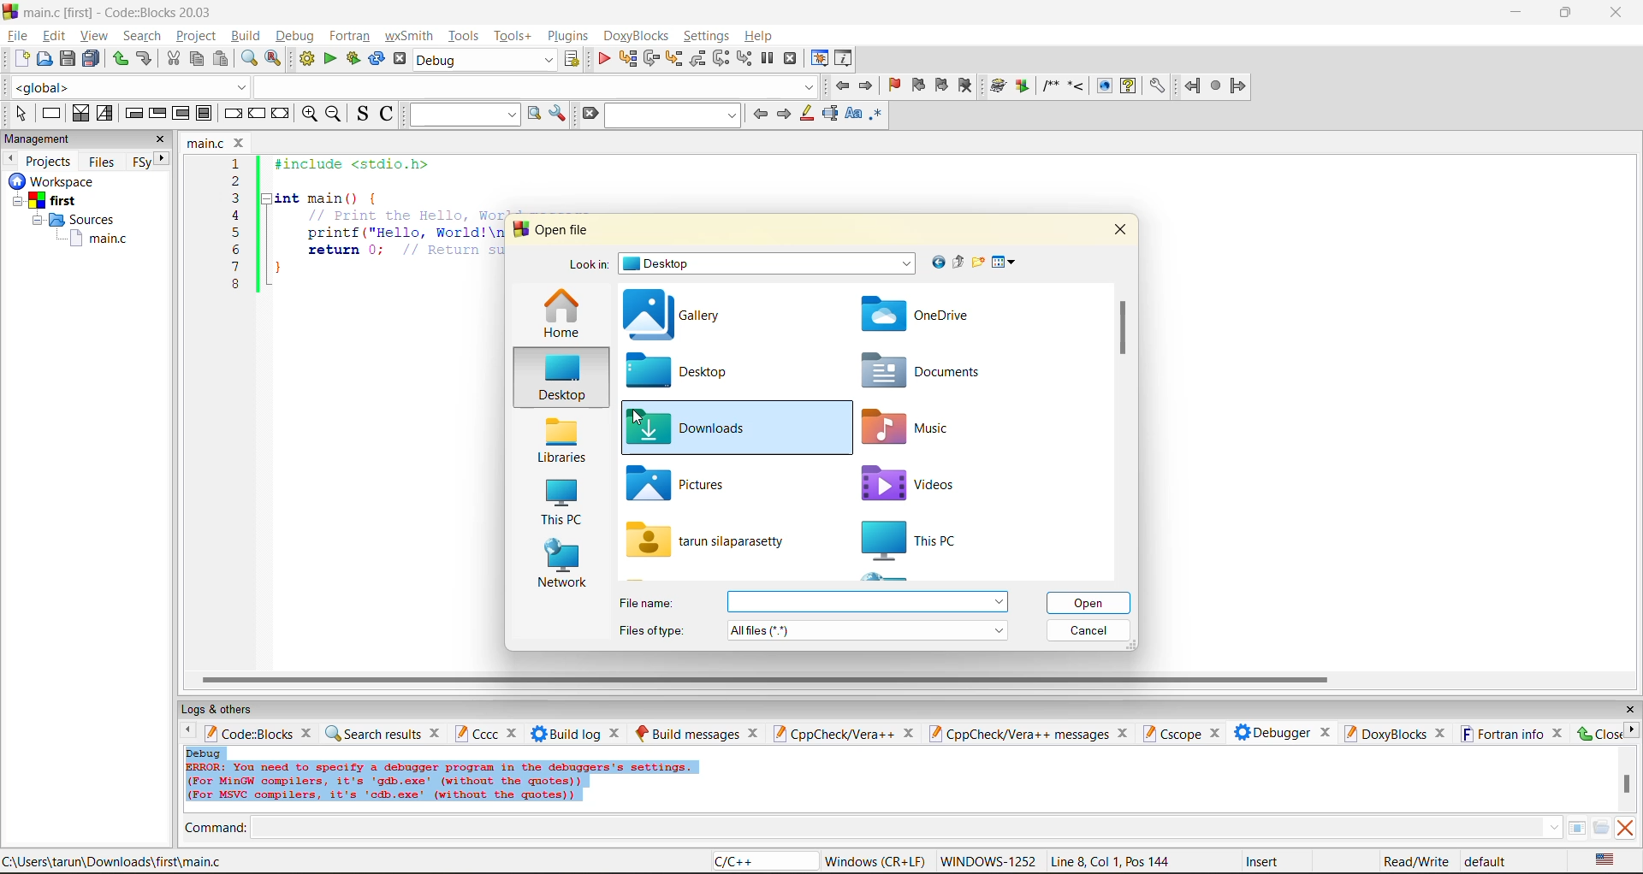 The width and height of the screenshot is (1643, 874). I want to click on files, so click(102, 161).